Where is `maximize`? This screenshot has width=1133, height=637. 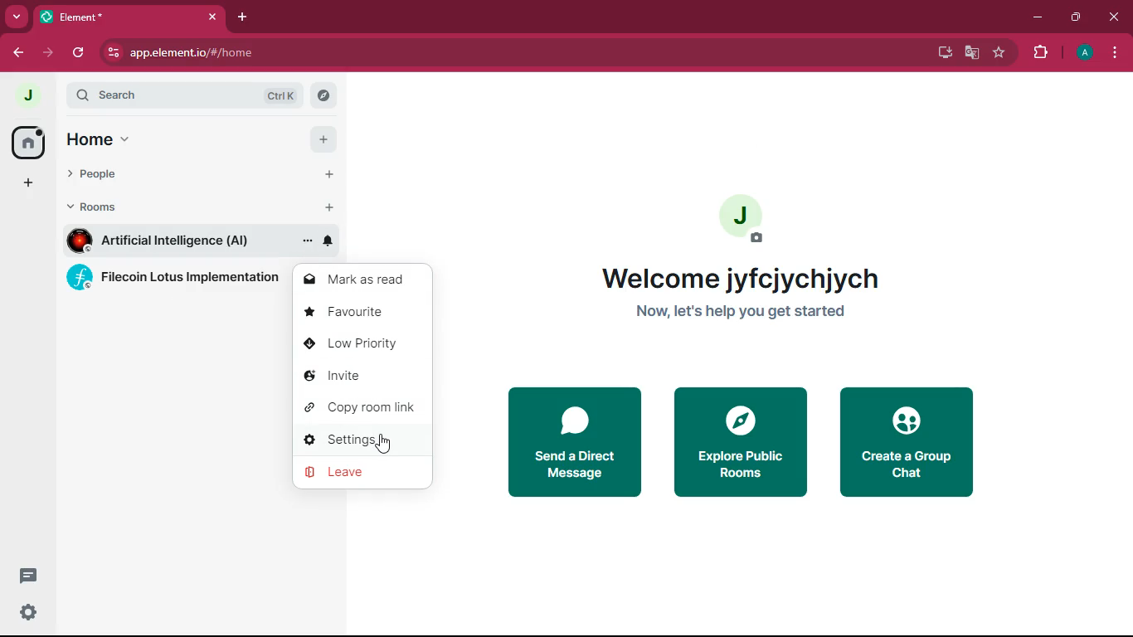 maximize is located at coordinates (1075, 18).